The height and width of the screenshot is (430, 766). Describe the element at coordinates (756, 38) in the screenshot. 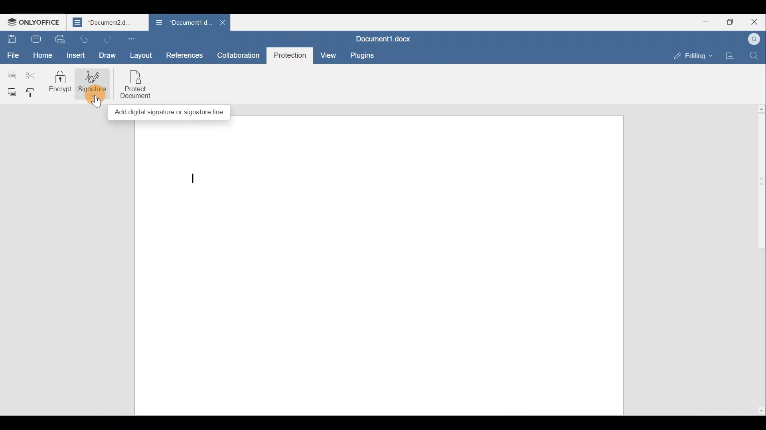

I see `Account name` at that location.